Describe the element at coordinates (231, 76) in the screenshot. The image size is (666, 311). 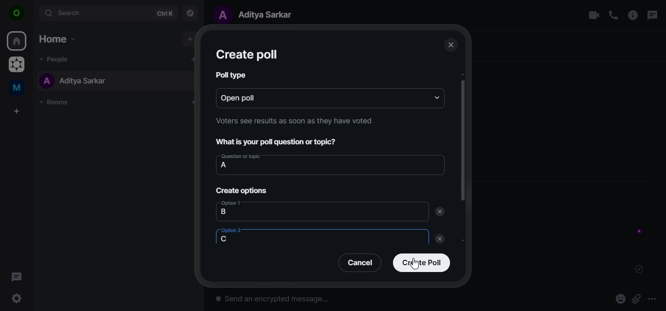
I see `poll type` at that location.